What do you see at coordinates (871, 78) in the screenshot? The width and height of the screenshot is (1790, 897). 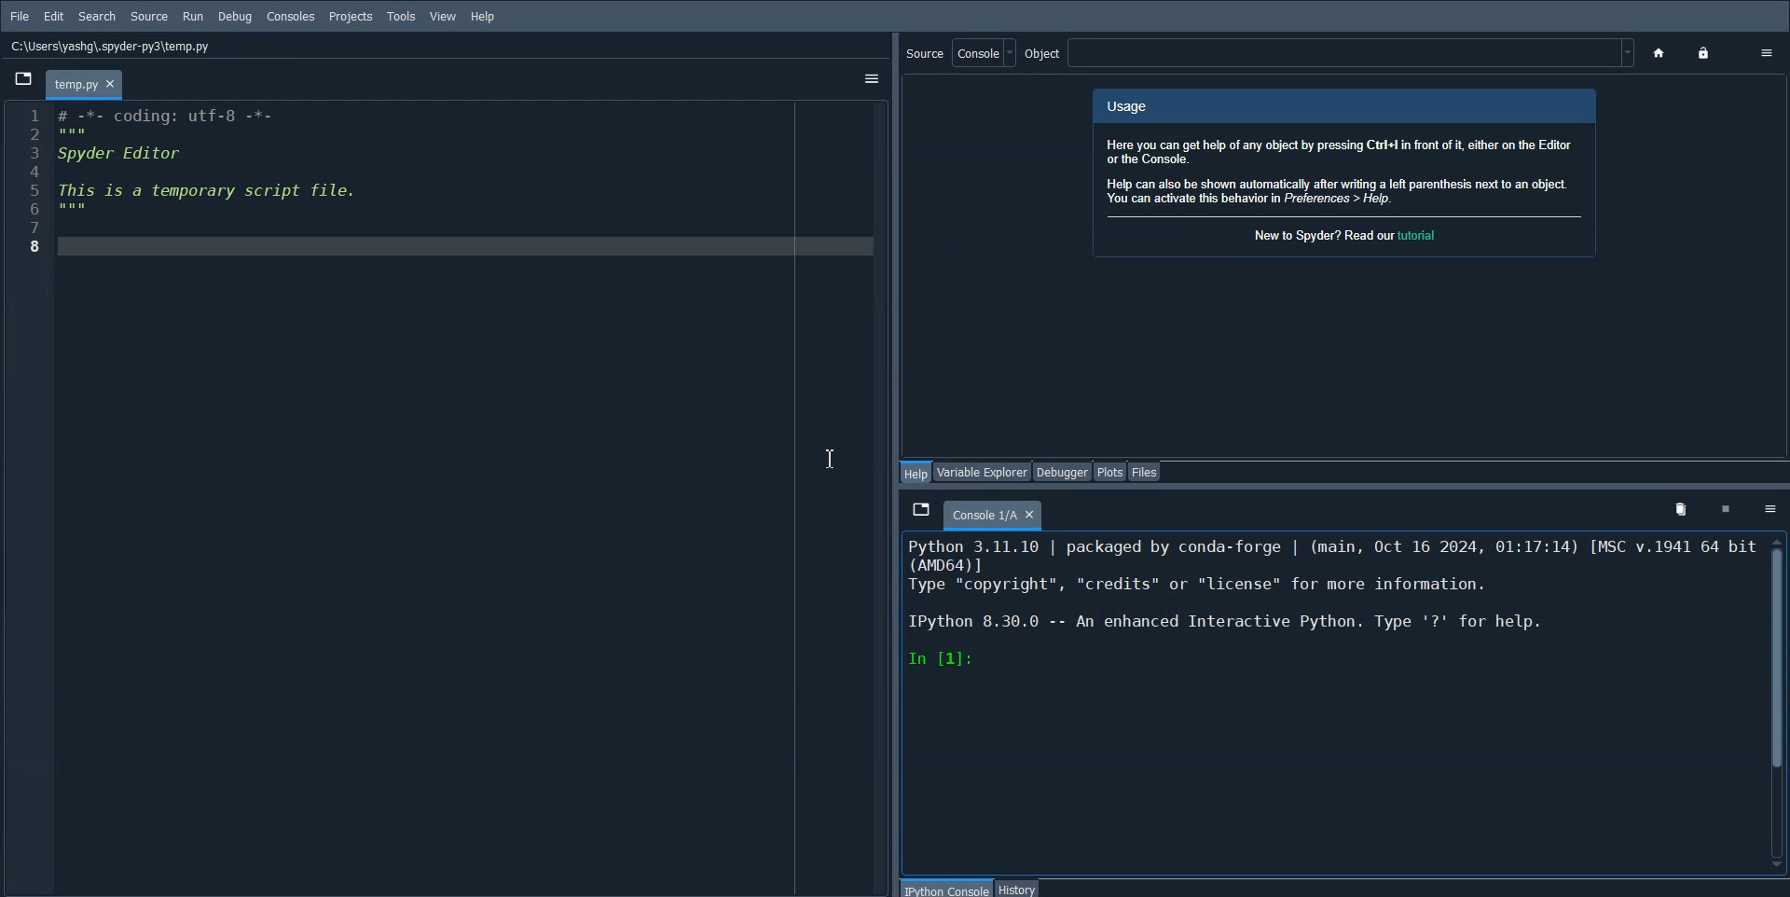 I see `Options` at bounding box center [871, 78].